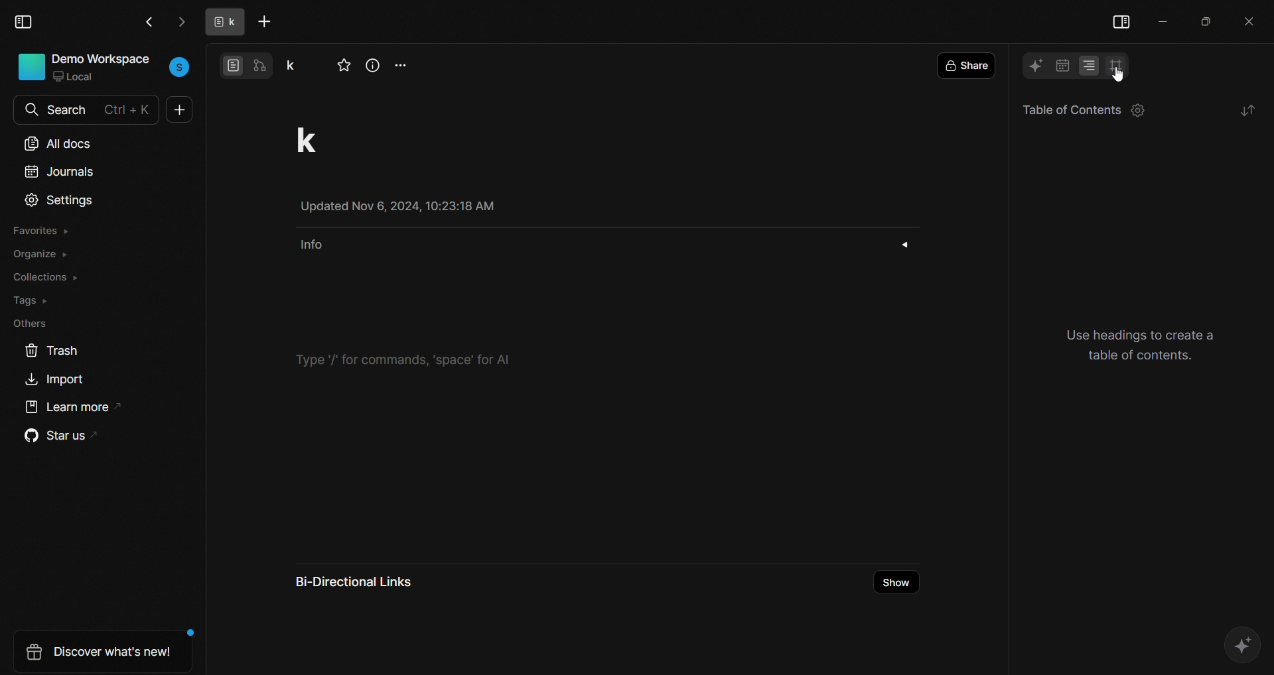 This screenshot has width=1274, height=675. What do you see at coordinates (58, 381) in the screenshot?
I see `import` at bounding box center [58, 381].